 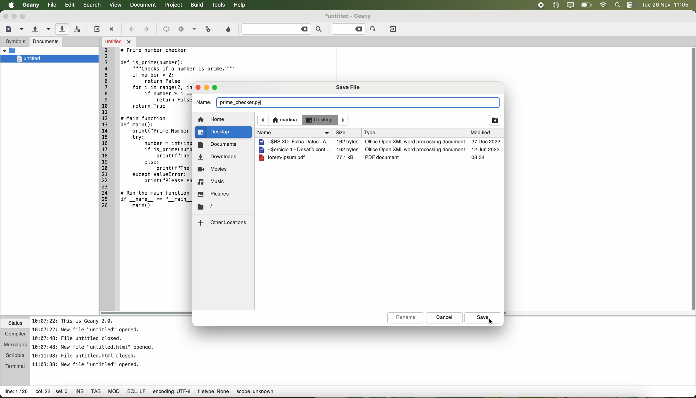 What do you see at coordinates (96, 29) in the screenshot?
I see `reload the current file from disk` at bounding box center [96, 29].